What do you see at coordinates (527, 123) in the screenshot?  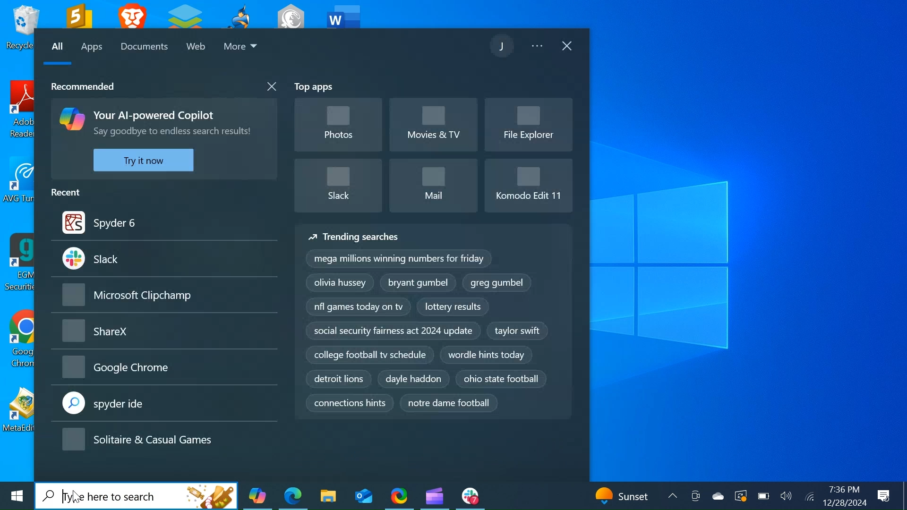 I see `File Explorer` at bounding box center [527, 123].